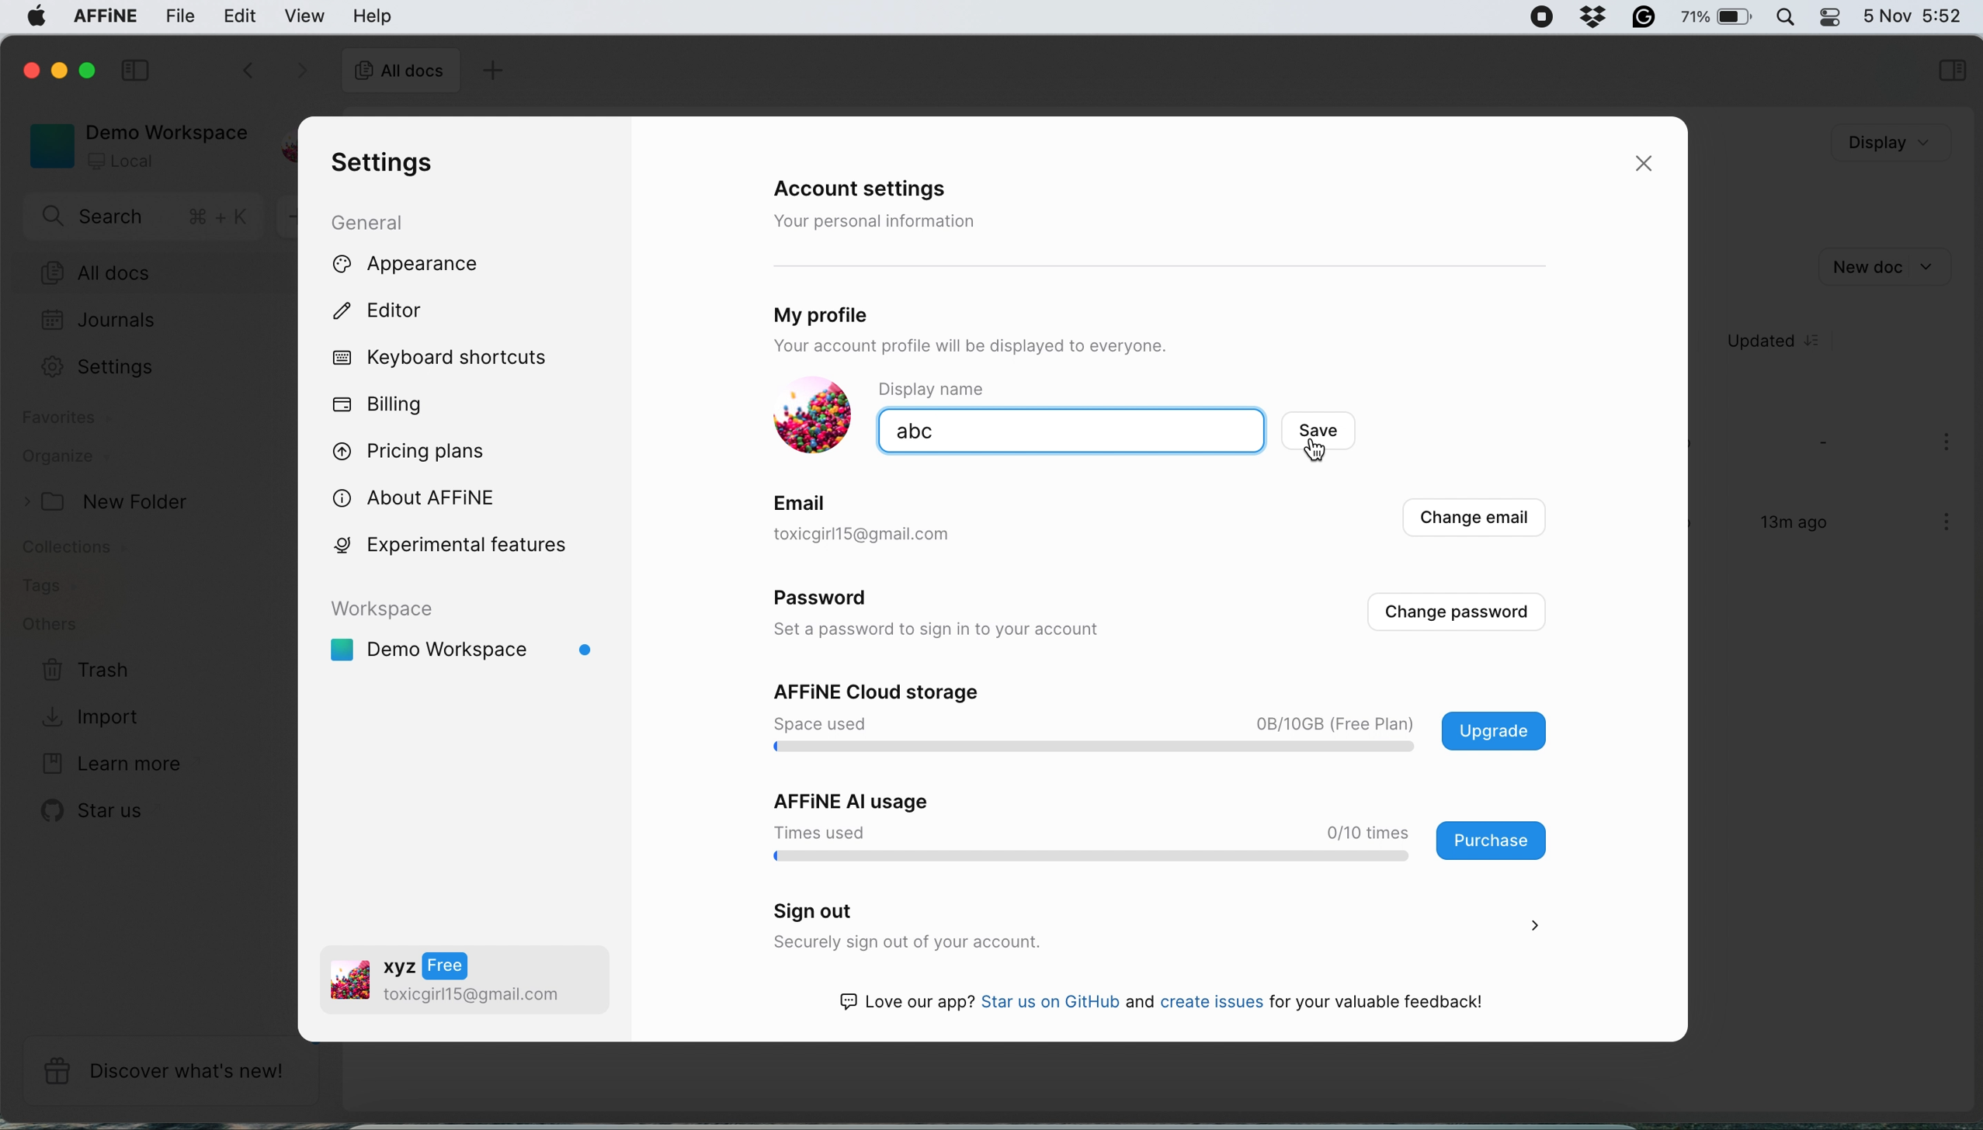 This screenshot has width=1983, height=1130. I want to click on your personal information, so click(880, 221).